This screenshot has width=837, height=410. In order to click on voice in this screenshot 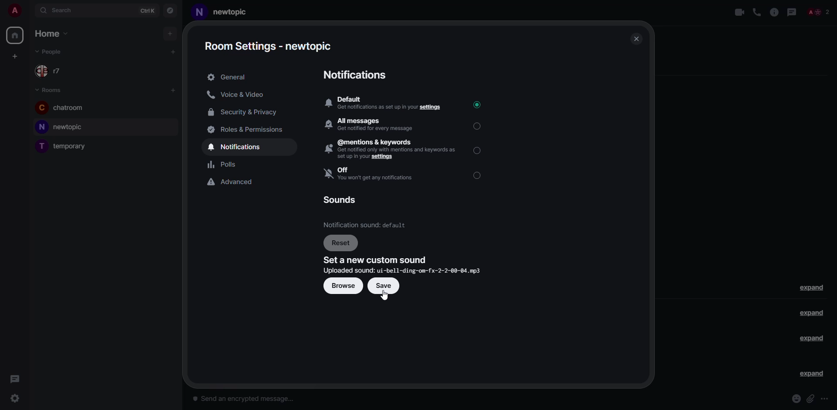, I will do `click(757, 13)`.